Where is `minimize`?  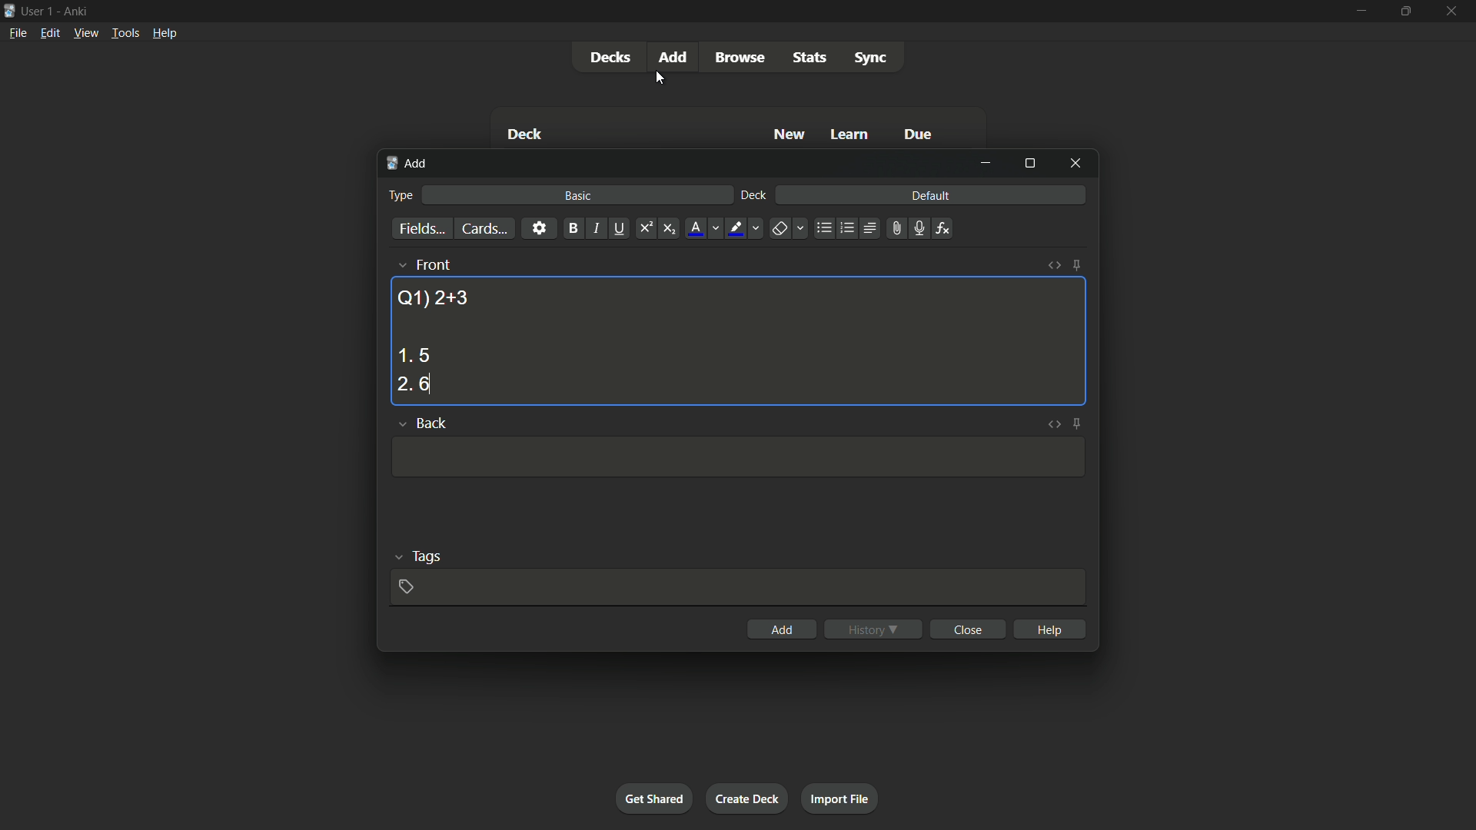
minimize is located at coordinates (986, 163).